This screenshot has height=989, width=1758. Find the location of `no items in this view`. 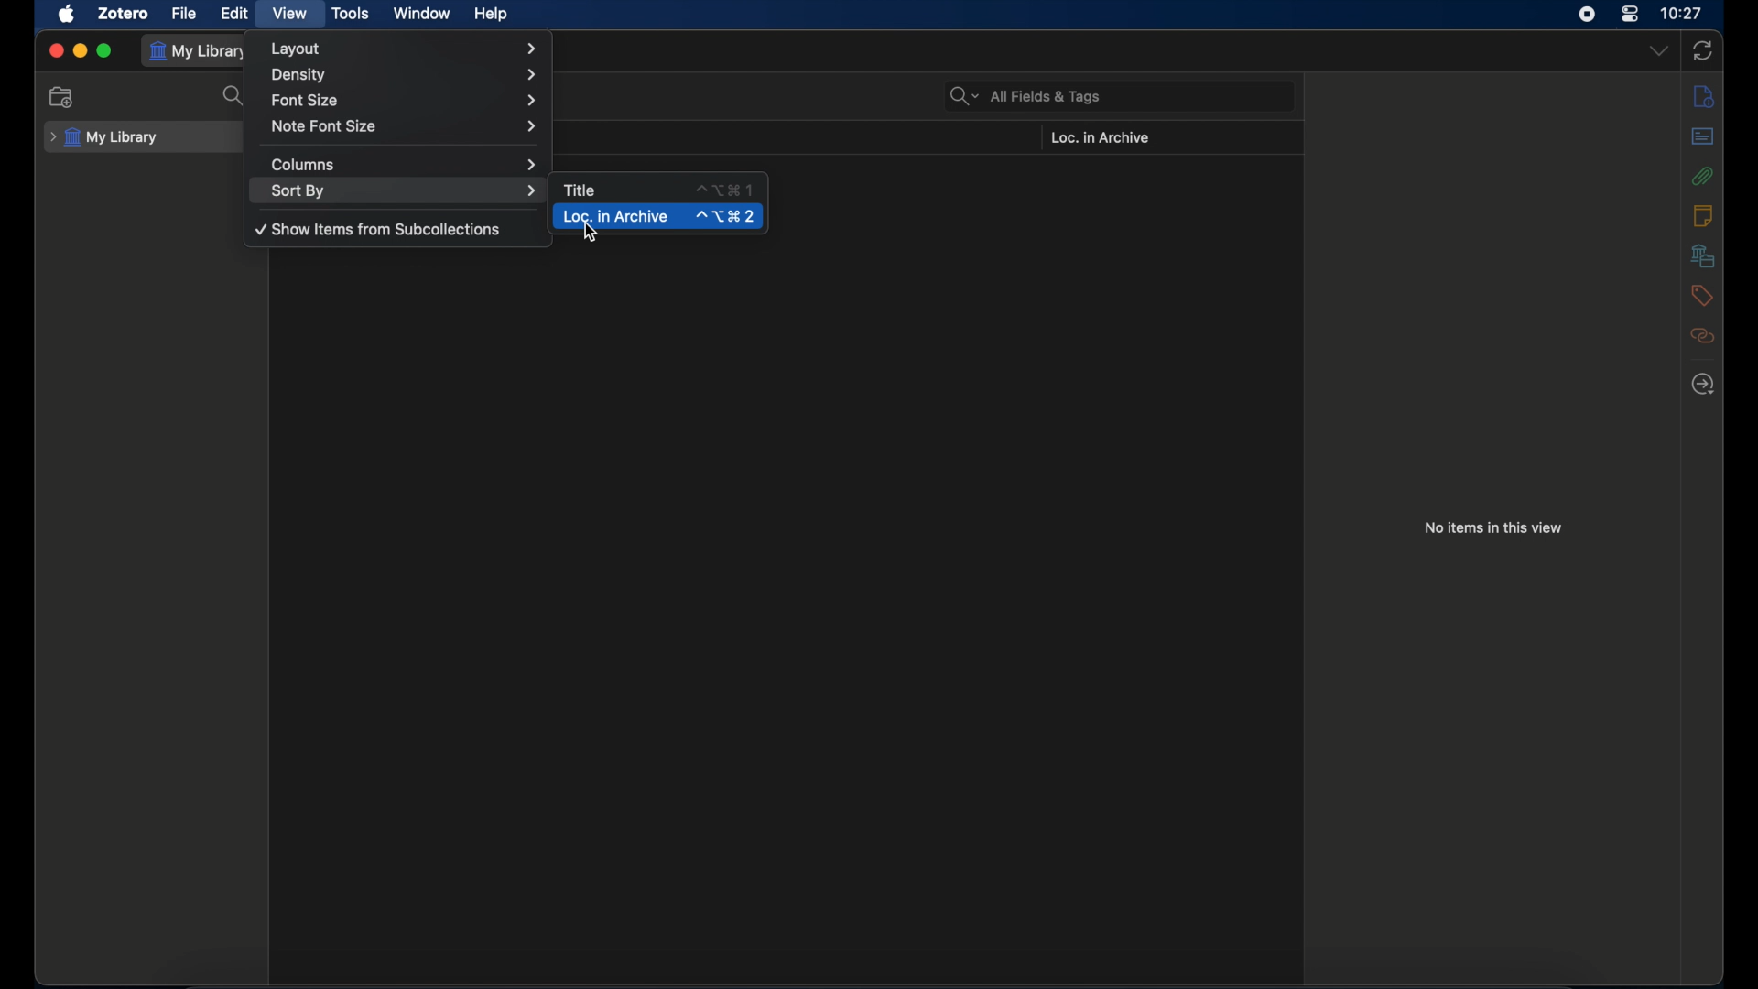

no items in this view is located at coordinates (1494, 527).